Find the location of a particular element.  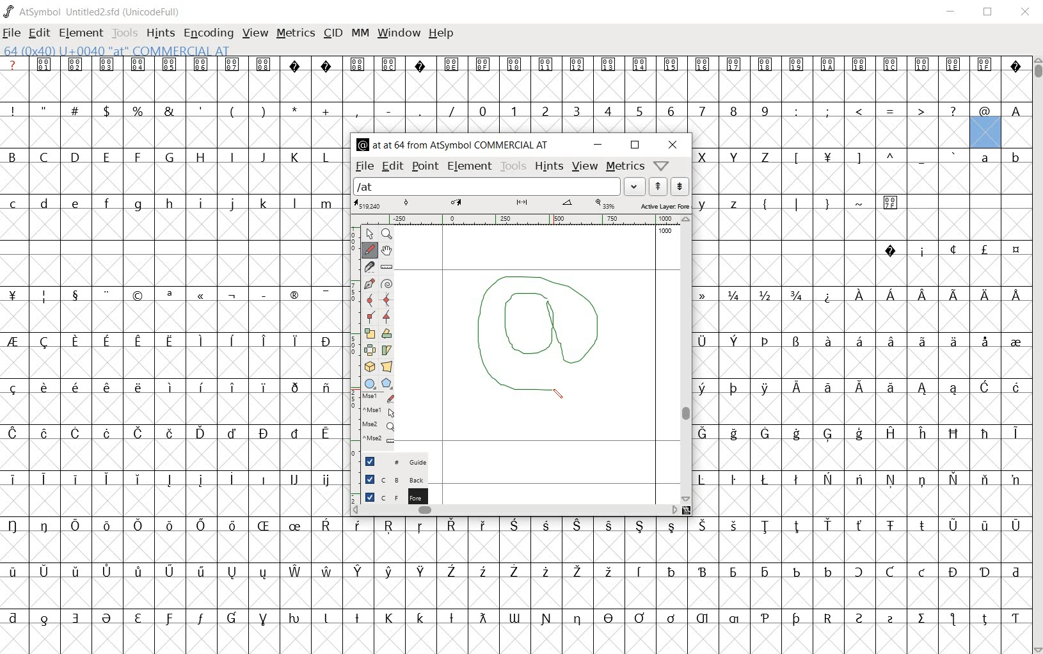

pen tool is located at coordinates (554, 305).